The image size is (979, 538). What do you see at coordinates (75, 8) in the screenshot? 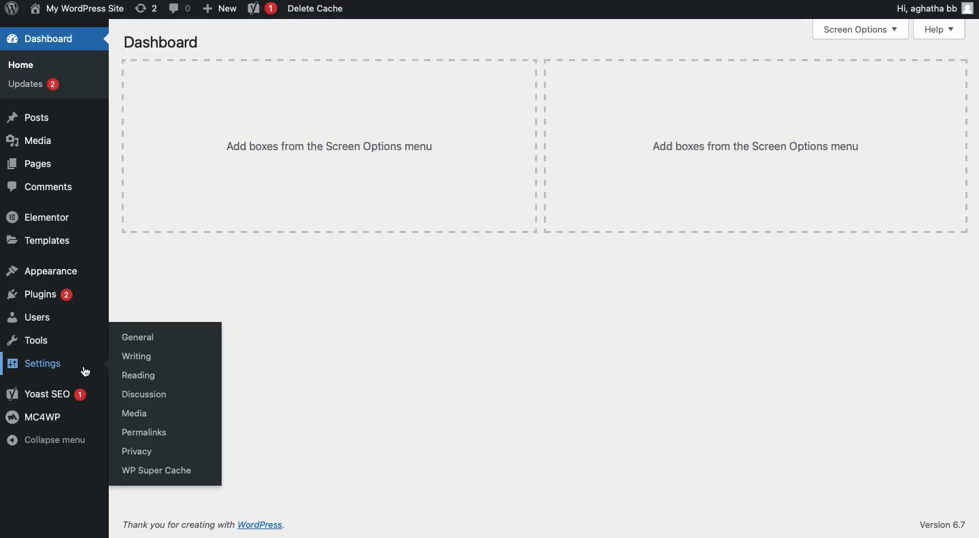
I see `My wordpress Site` at bounding box center [75, 8].